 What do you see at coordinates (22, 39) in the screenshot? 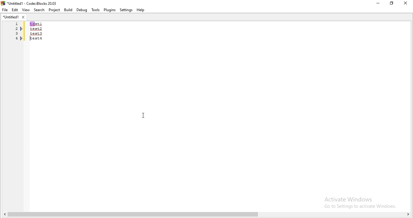
I see `bookmark` at bounding box center [22, 39].